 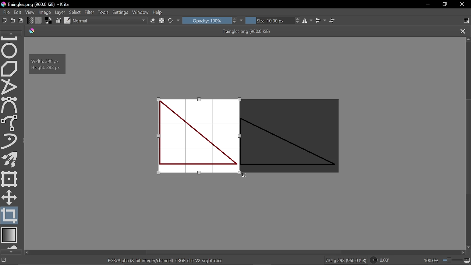 I want to click on Window, so click(x=141, y=12).